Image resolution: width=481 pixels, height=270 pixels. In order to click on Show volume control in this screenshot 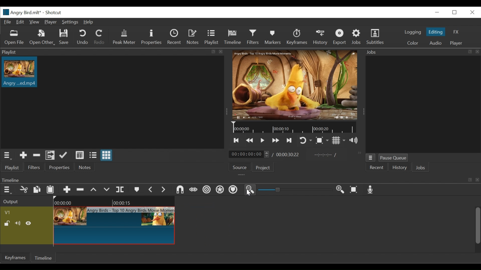, I will do `click(355, 141)`.